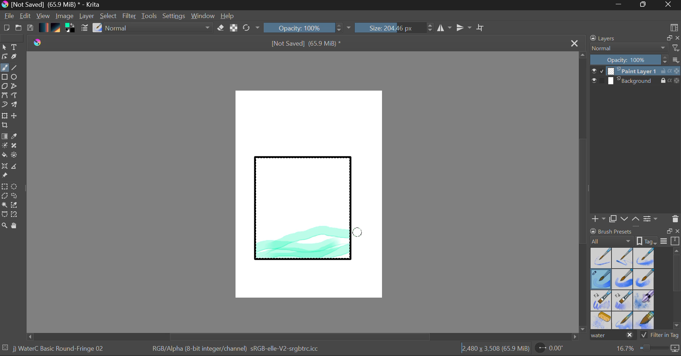 This screenshot has width=681, height=356. What do you see at coordinates (16, 156) in the screenshot?
I see `Enclose and Fill` at bounding box center [16, 156].